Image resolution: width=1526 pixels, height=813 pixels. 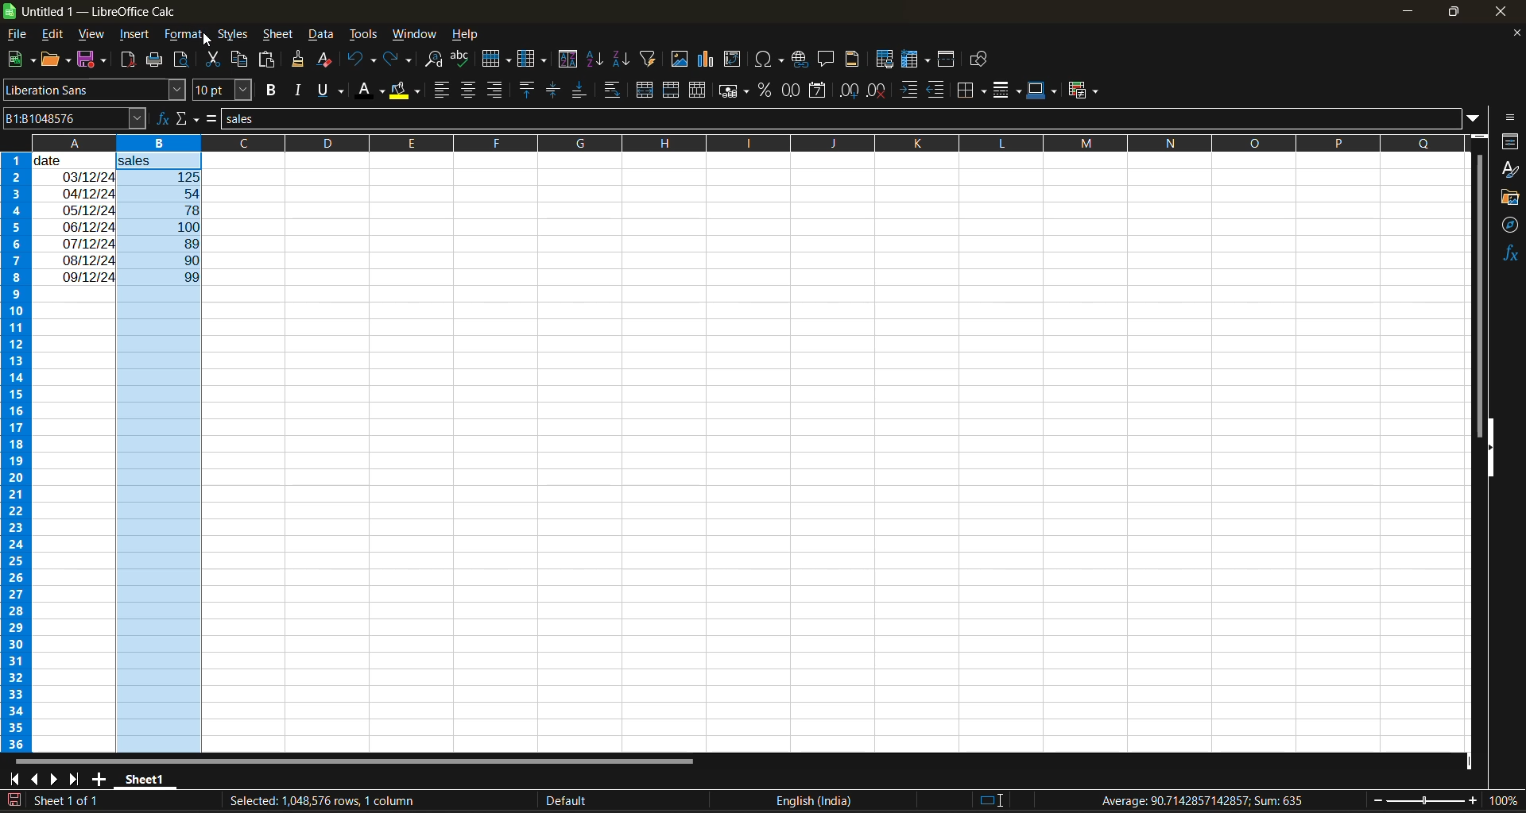 I want to click on insert or edit pivot table, so click(x=733, y=59).